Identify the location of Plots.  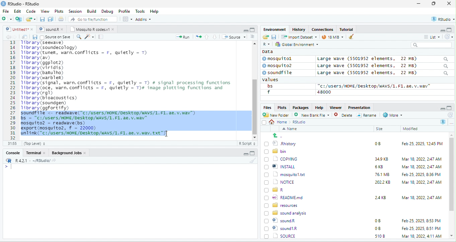
(282, 107).